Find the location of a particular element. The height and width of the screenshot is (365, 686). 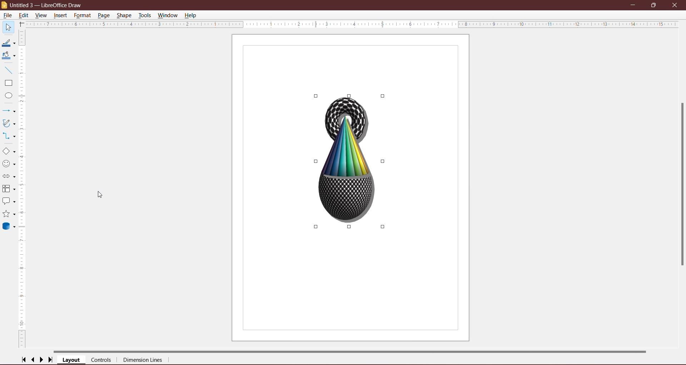

Horizontal Ruler is located at coordinates (351, 25).